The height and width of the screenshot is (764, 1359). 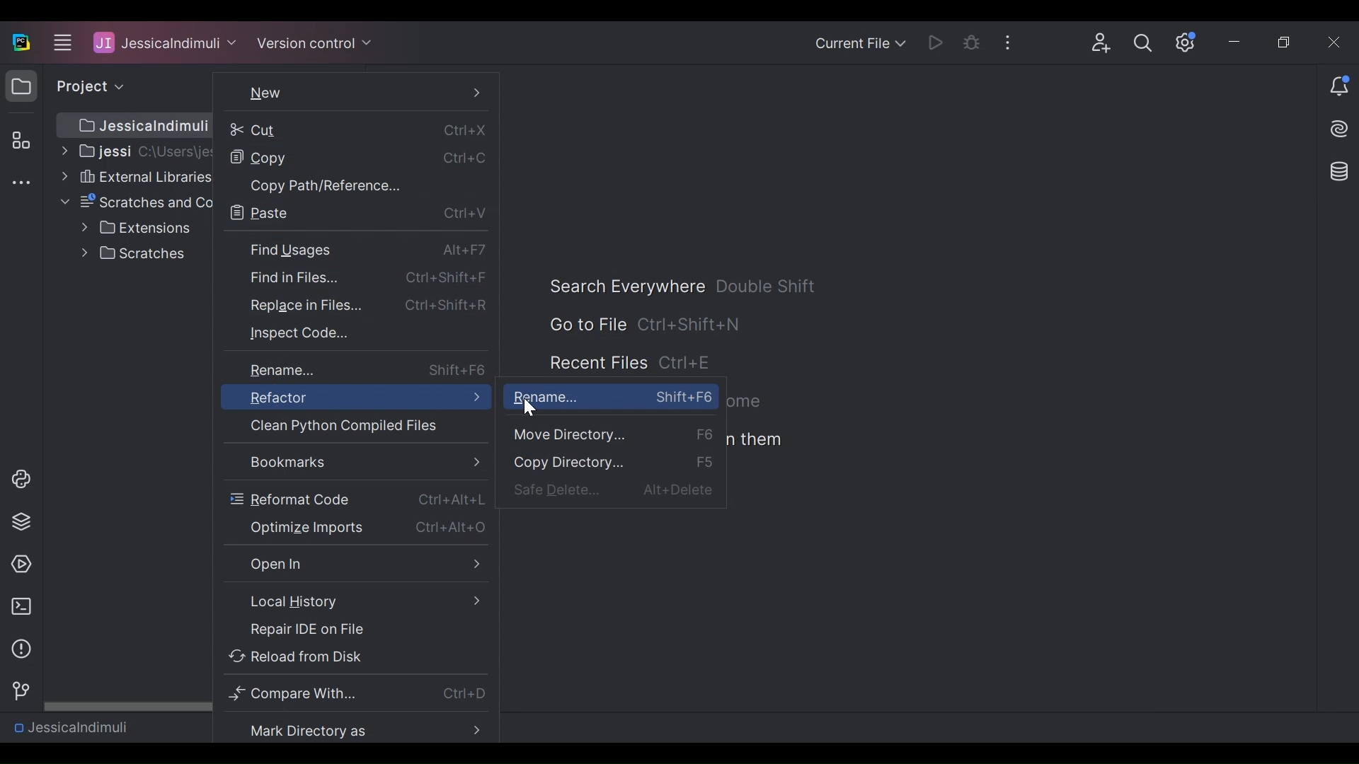 I want to click on More tool windows, so click(x=21, y=184).